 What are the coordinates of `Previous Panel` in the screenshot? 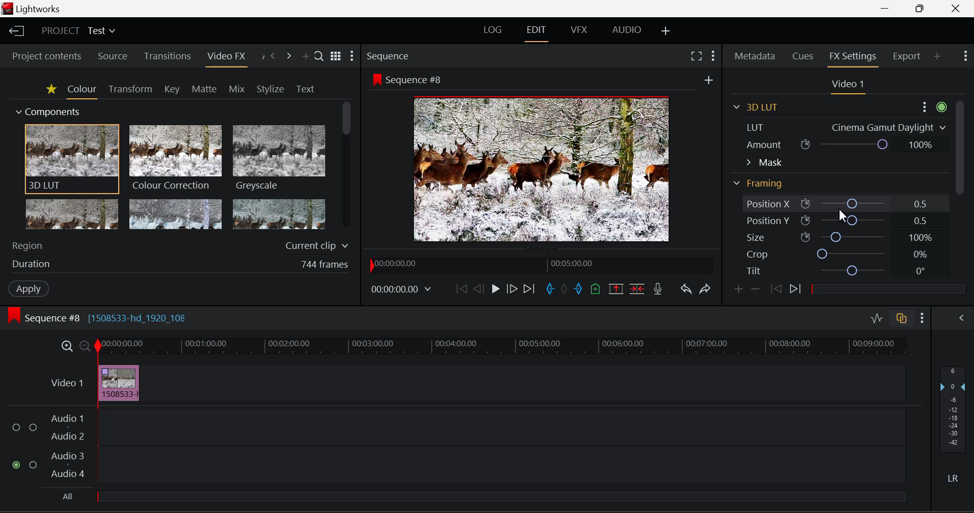 It's located at (274, 55).